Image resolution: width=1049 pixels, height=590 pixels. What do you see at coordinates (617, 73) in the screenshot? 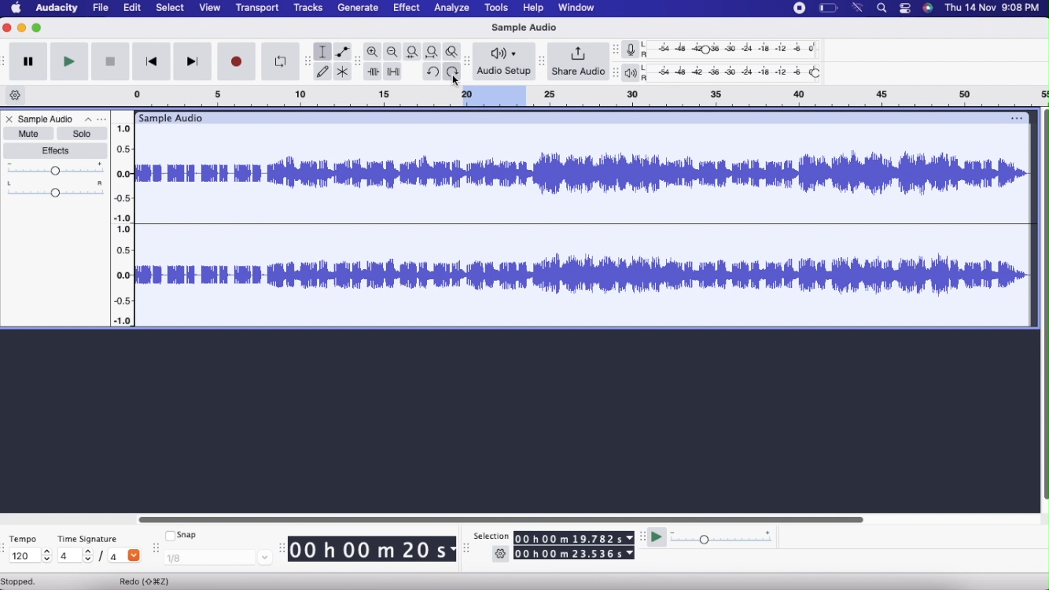
I see `move toolbar` at bounding box center [617, 73].